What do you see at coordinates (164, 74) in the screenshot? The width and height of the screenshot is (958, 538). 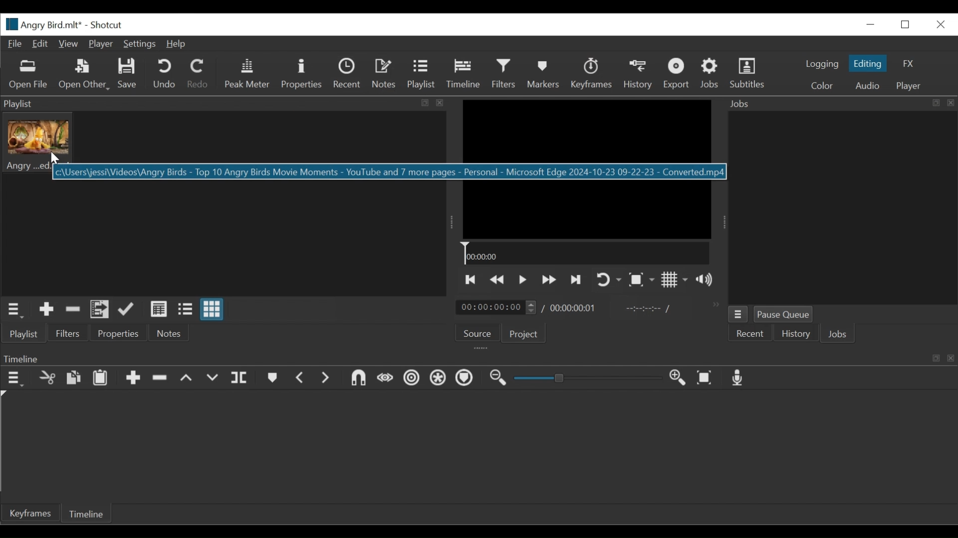 I see `Undo` at bounding box center [164, 74].